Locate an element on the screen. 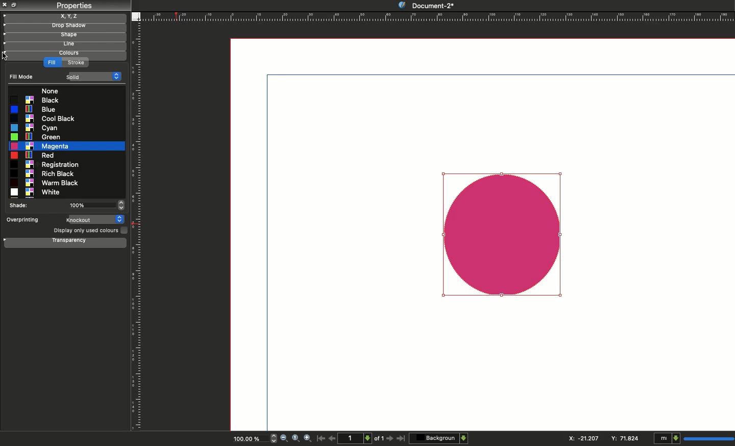 The width and height of the screenshot is (735, 446). Strok is located at coordinates (75, 64).